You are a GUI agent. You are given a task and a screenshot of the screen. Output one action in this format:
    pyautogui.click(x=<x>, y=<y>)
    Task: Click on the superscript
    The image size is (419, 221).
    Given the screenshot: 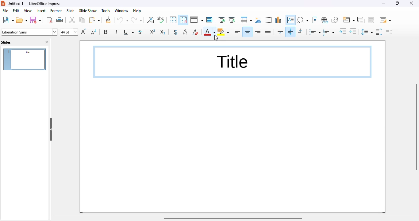 What is the action you would take?
    pyautogui.click(x=153, y=32)
    